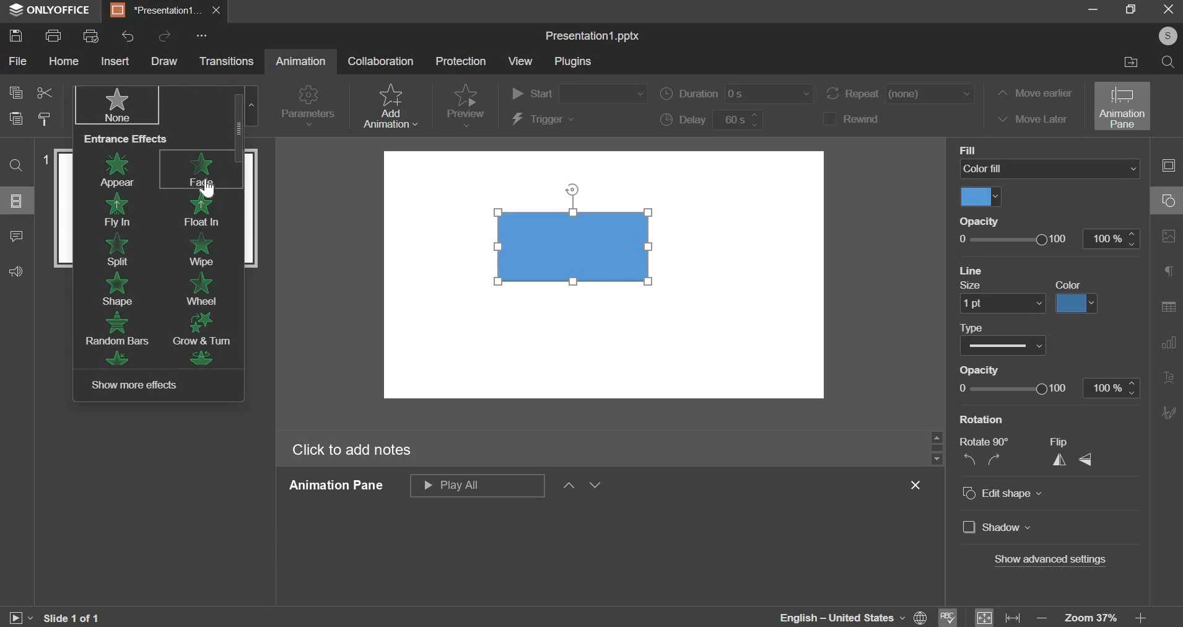 This screenshot has height=627, width=1183. I want to click on ..., so click(203, 35).